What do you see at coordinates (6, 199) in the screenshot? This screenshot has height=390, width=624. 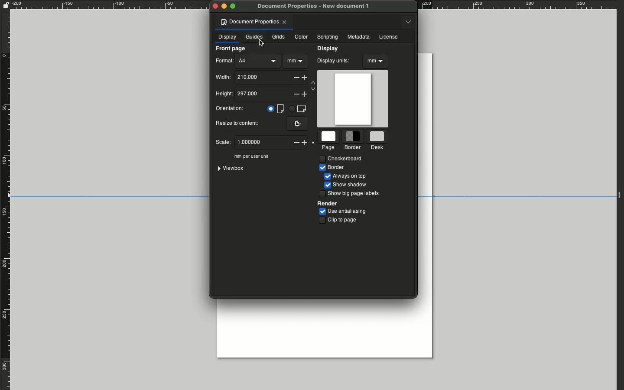 I see `Rule` at bounding box center [6, 199].